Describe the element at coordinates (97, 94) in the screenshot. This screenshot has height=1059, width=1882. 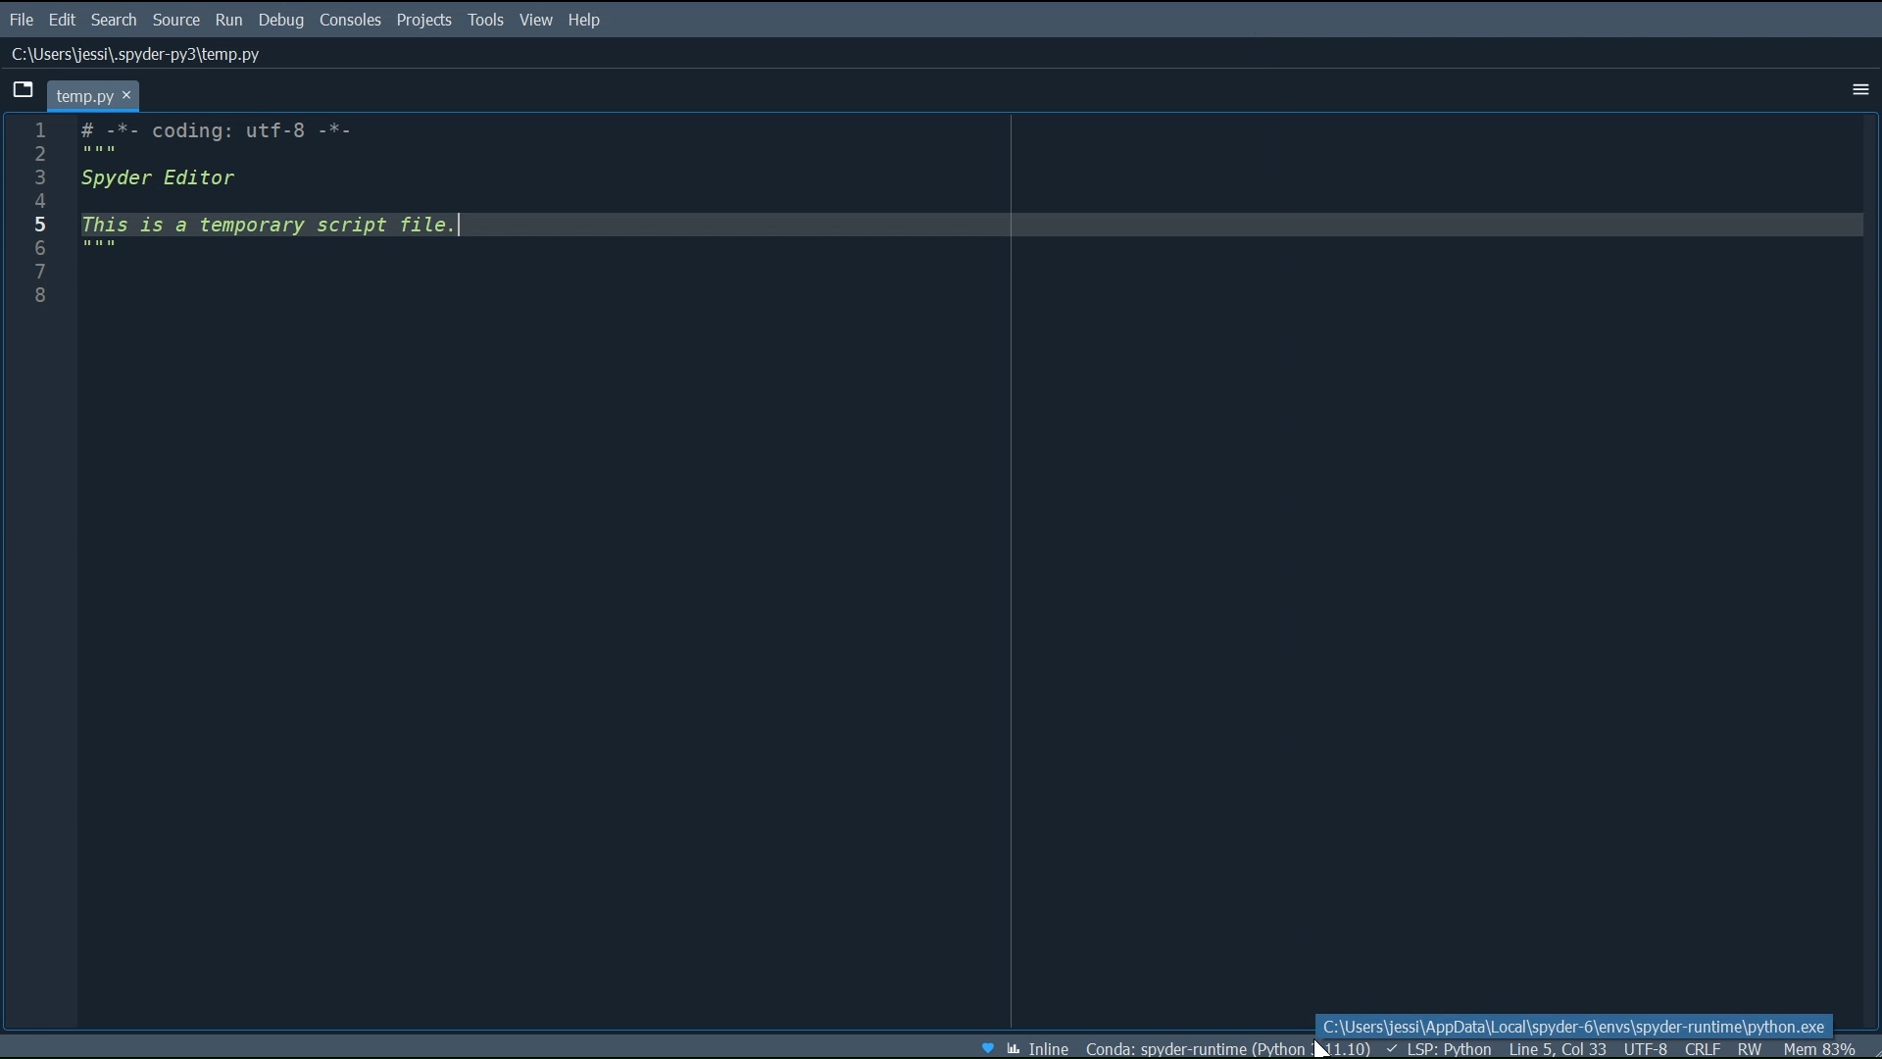
I see `Current tab` at that location.